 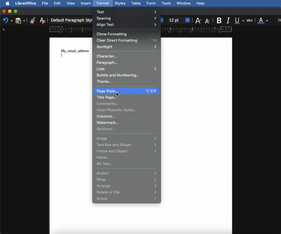 What do you see at coordinates (126, 151) in the screenshot?
I see `Frame and object` at bounding box center [126, 151].